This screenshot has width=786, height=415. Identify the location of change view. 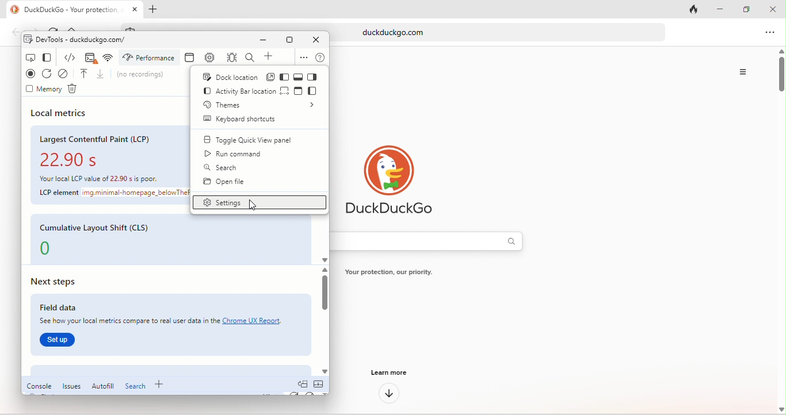
(48, 57).